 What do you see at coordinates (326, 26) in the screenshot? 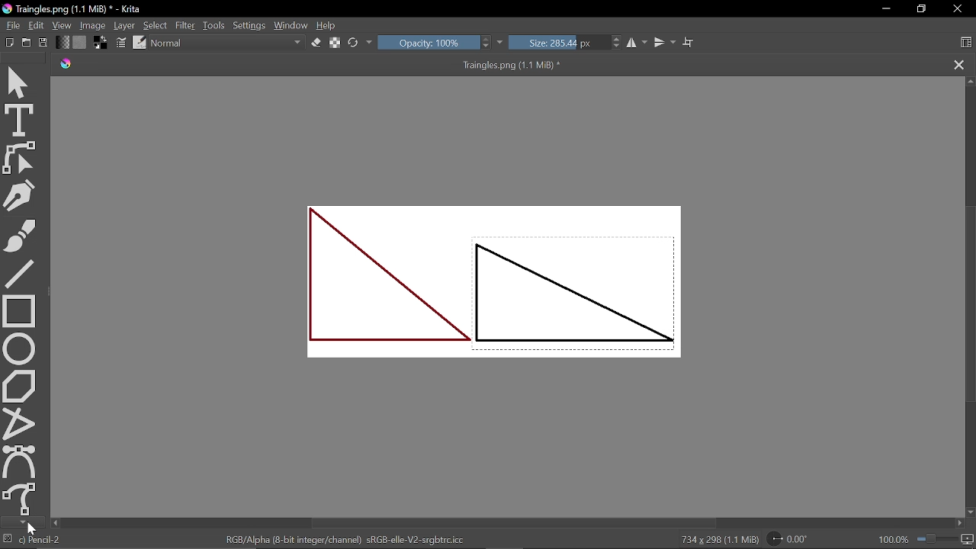
I see `Help` at bounding box center [326, 26].